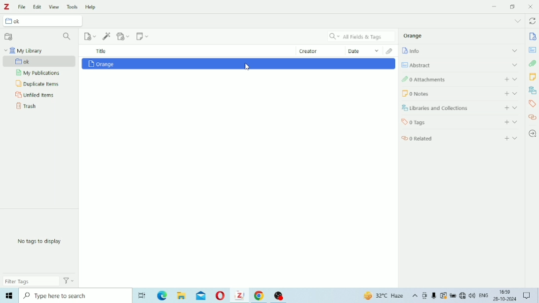 The width and height of the screenshot is (539, 303). I want to click on Title, so click(101, 51).